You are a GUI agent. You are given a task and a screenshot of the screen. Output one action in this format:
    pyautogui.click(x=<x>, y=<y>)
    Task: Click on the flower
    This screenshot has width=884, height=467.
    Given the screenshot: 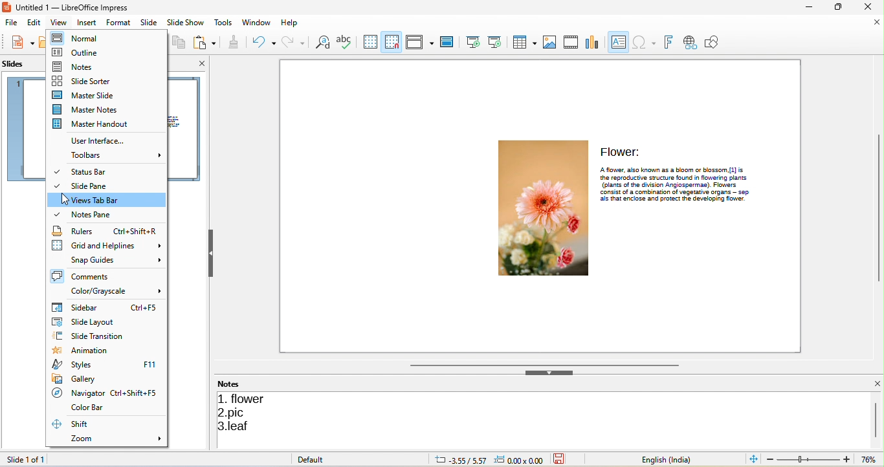 What is the action you would take?
    pyautogui.click(x=245, y=398)
    